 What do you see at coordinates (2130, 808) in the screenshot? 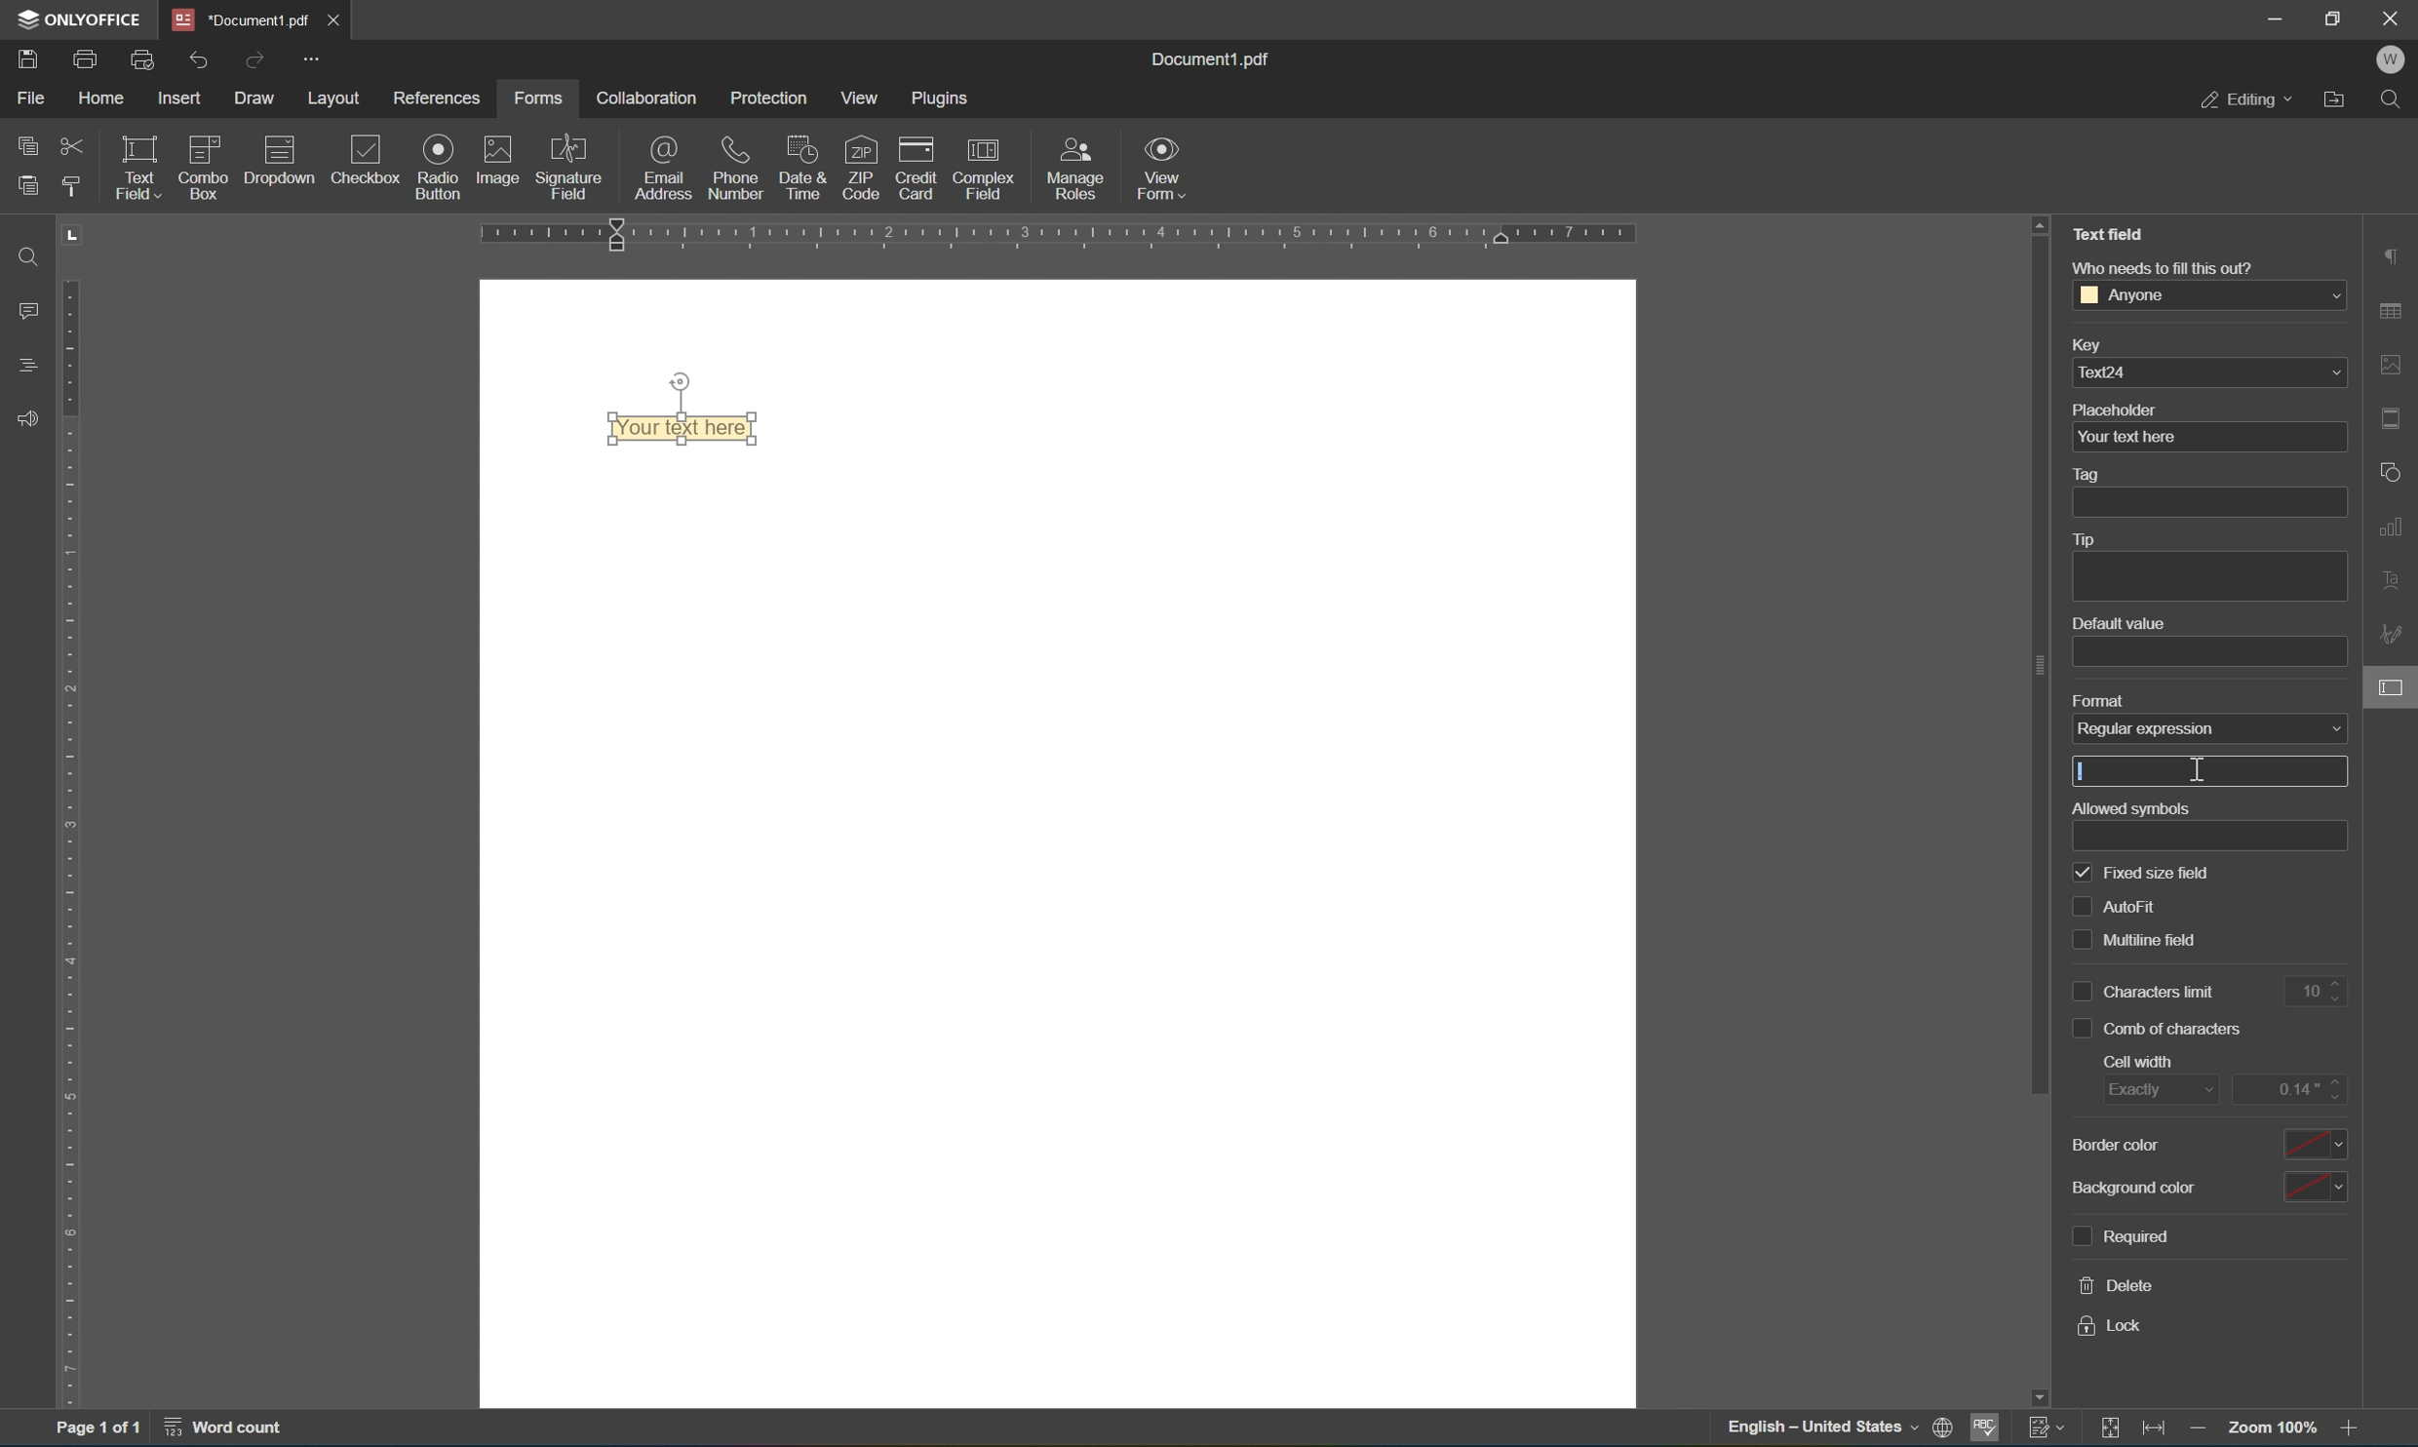
I see `allowed symbols` at bounding box center [2130, 808].